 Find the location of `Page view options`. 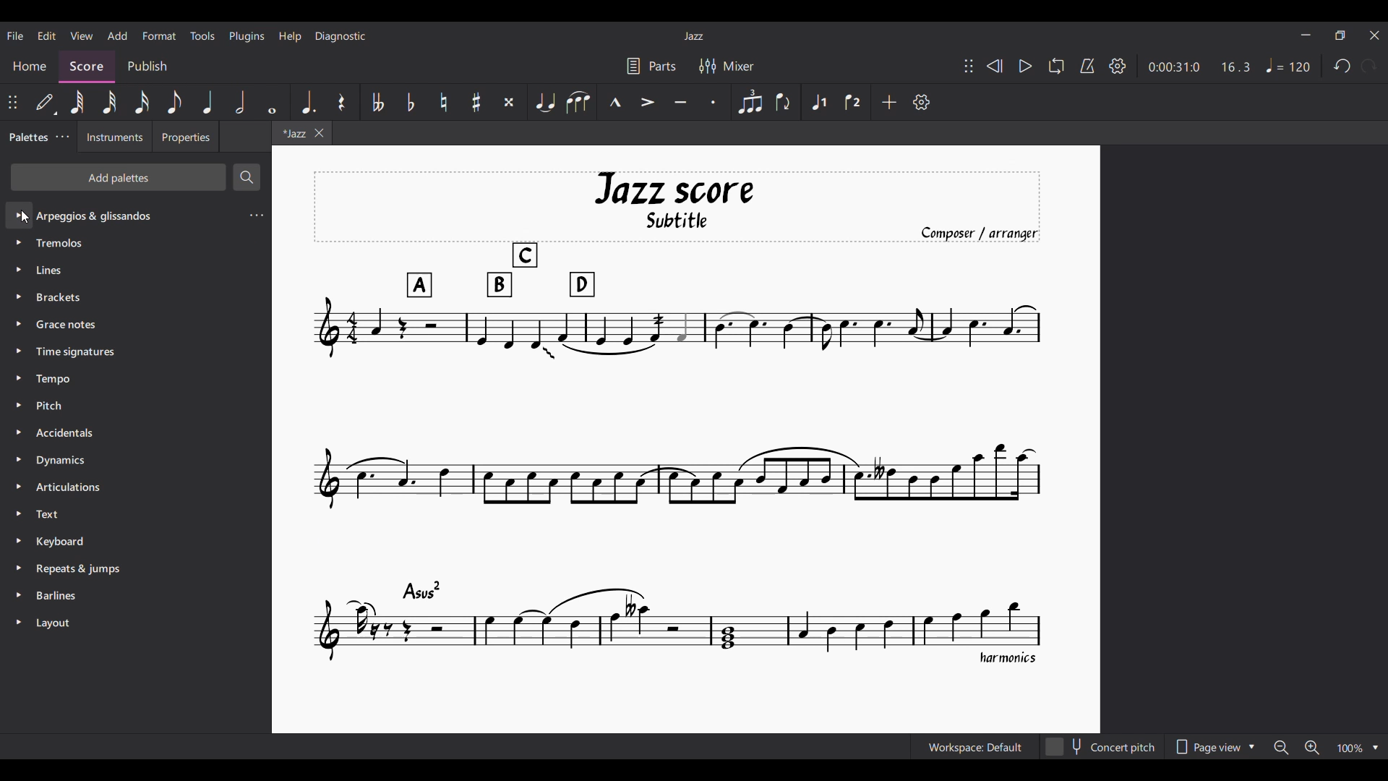

Page view options is located at coordinates (1216, 746).